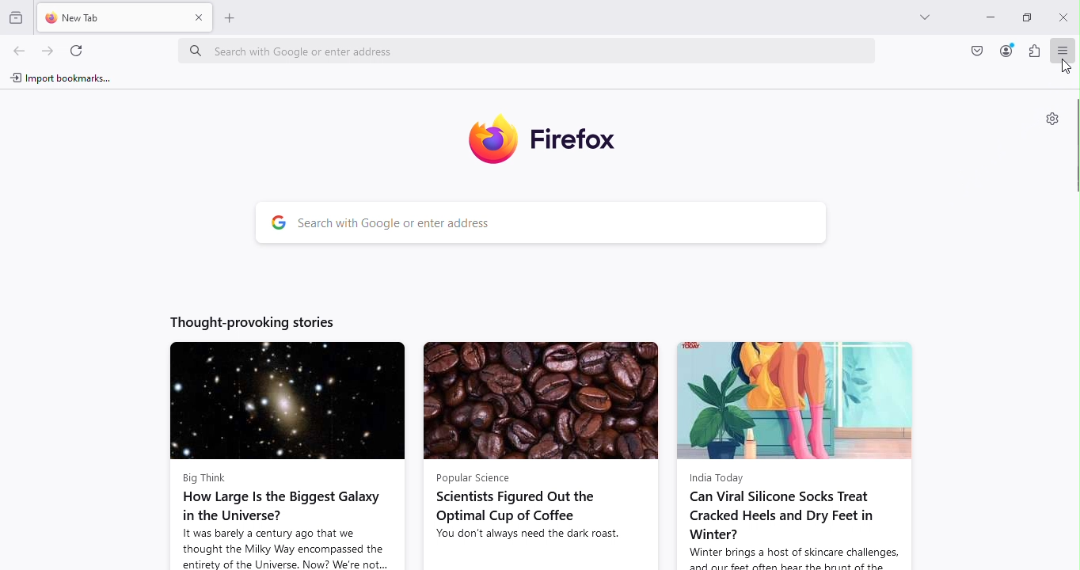 The width and height of the screenshot is (1080, 570). What do you see at coordinates (1025, 16) in the screenshot?
I see `Maximize` at bounding box center [1025, 16].